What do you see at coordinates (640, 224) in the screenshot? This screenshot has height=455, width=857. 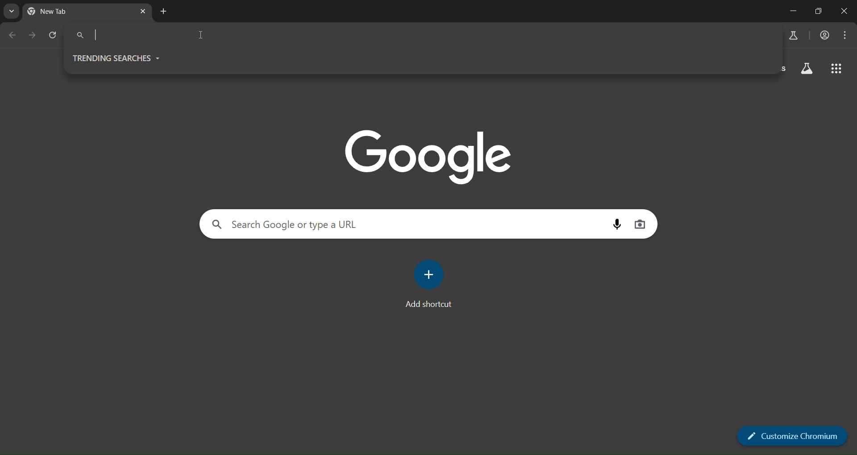 I see `image search` at bounding box center [640, 224].